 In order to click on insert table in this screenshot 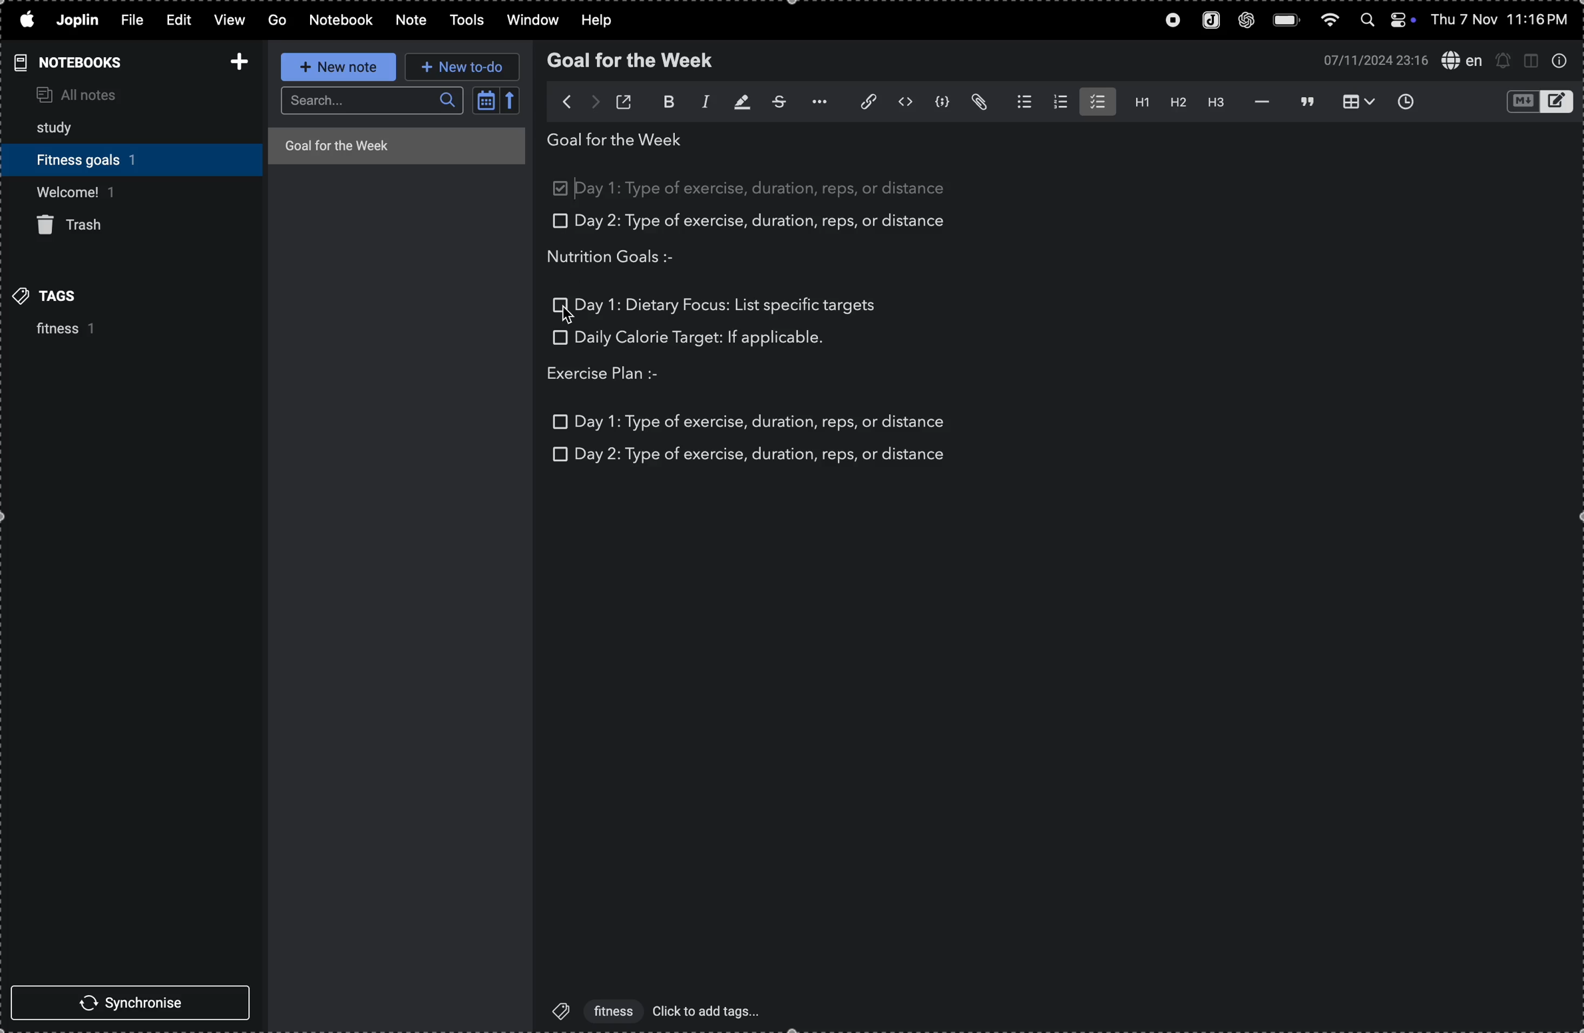, I will do `click(1360, 102)`.